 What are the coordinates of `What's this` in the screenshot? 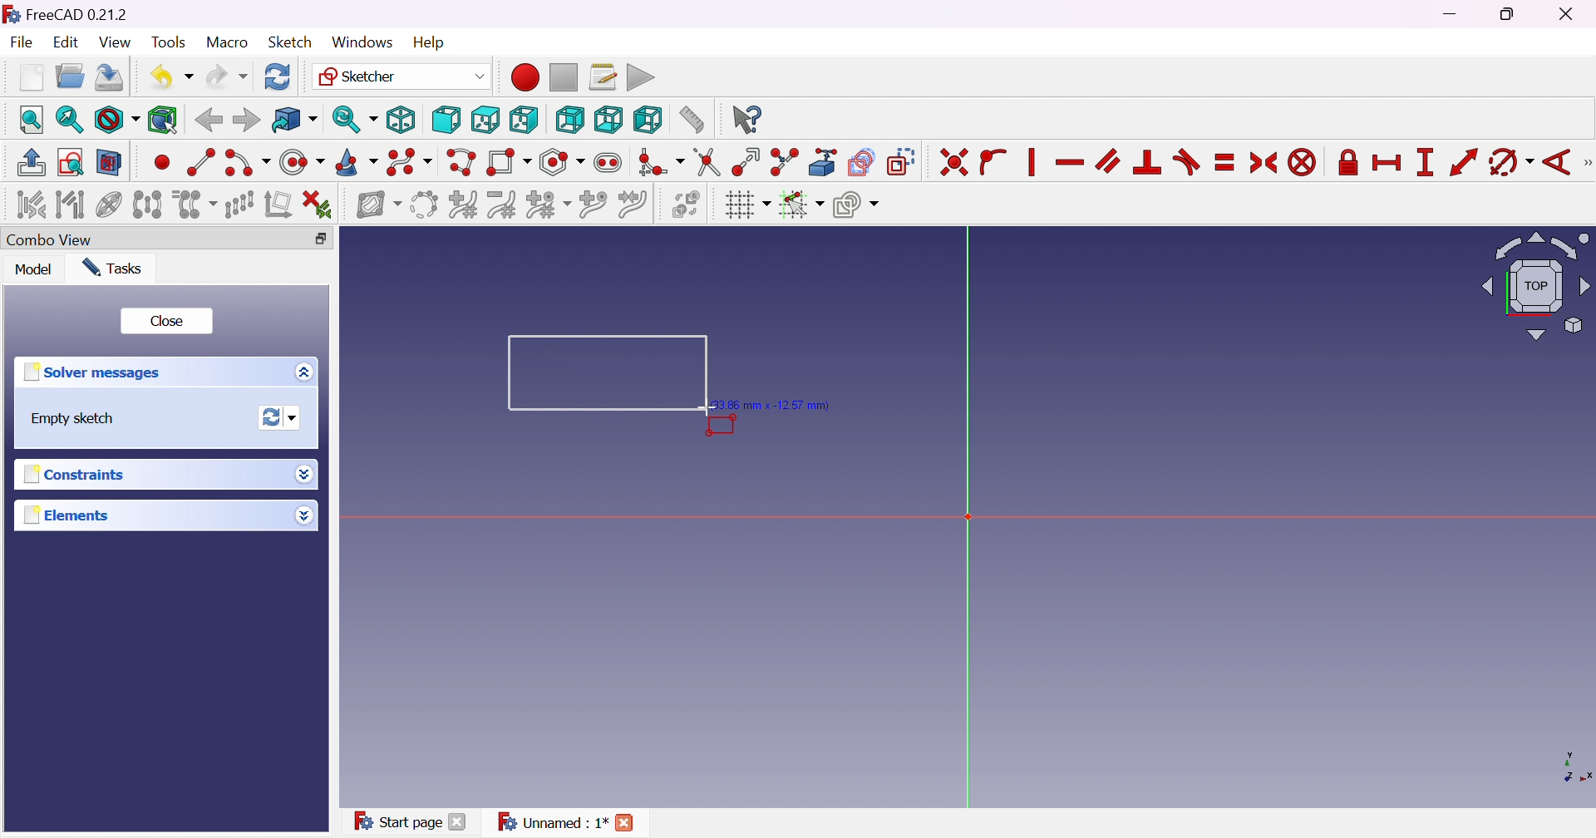 It's located at (746, 120).